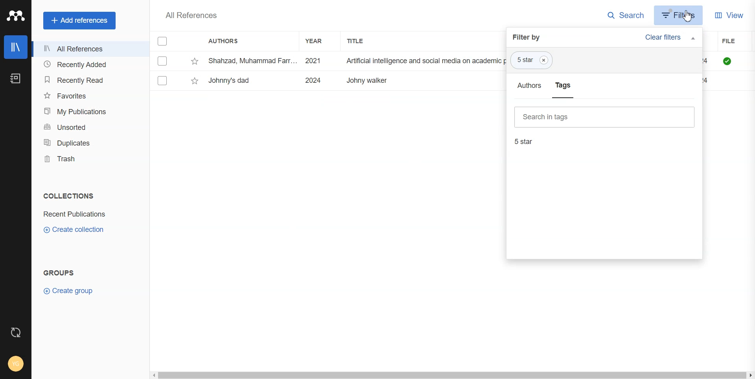  I want to click on Recently Added, so click(88, 65).